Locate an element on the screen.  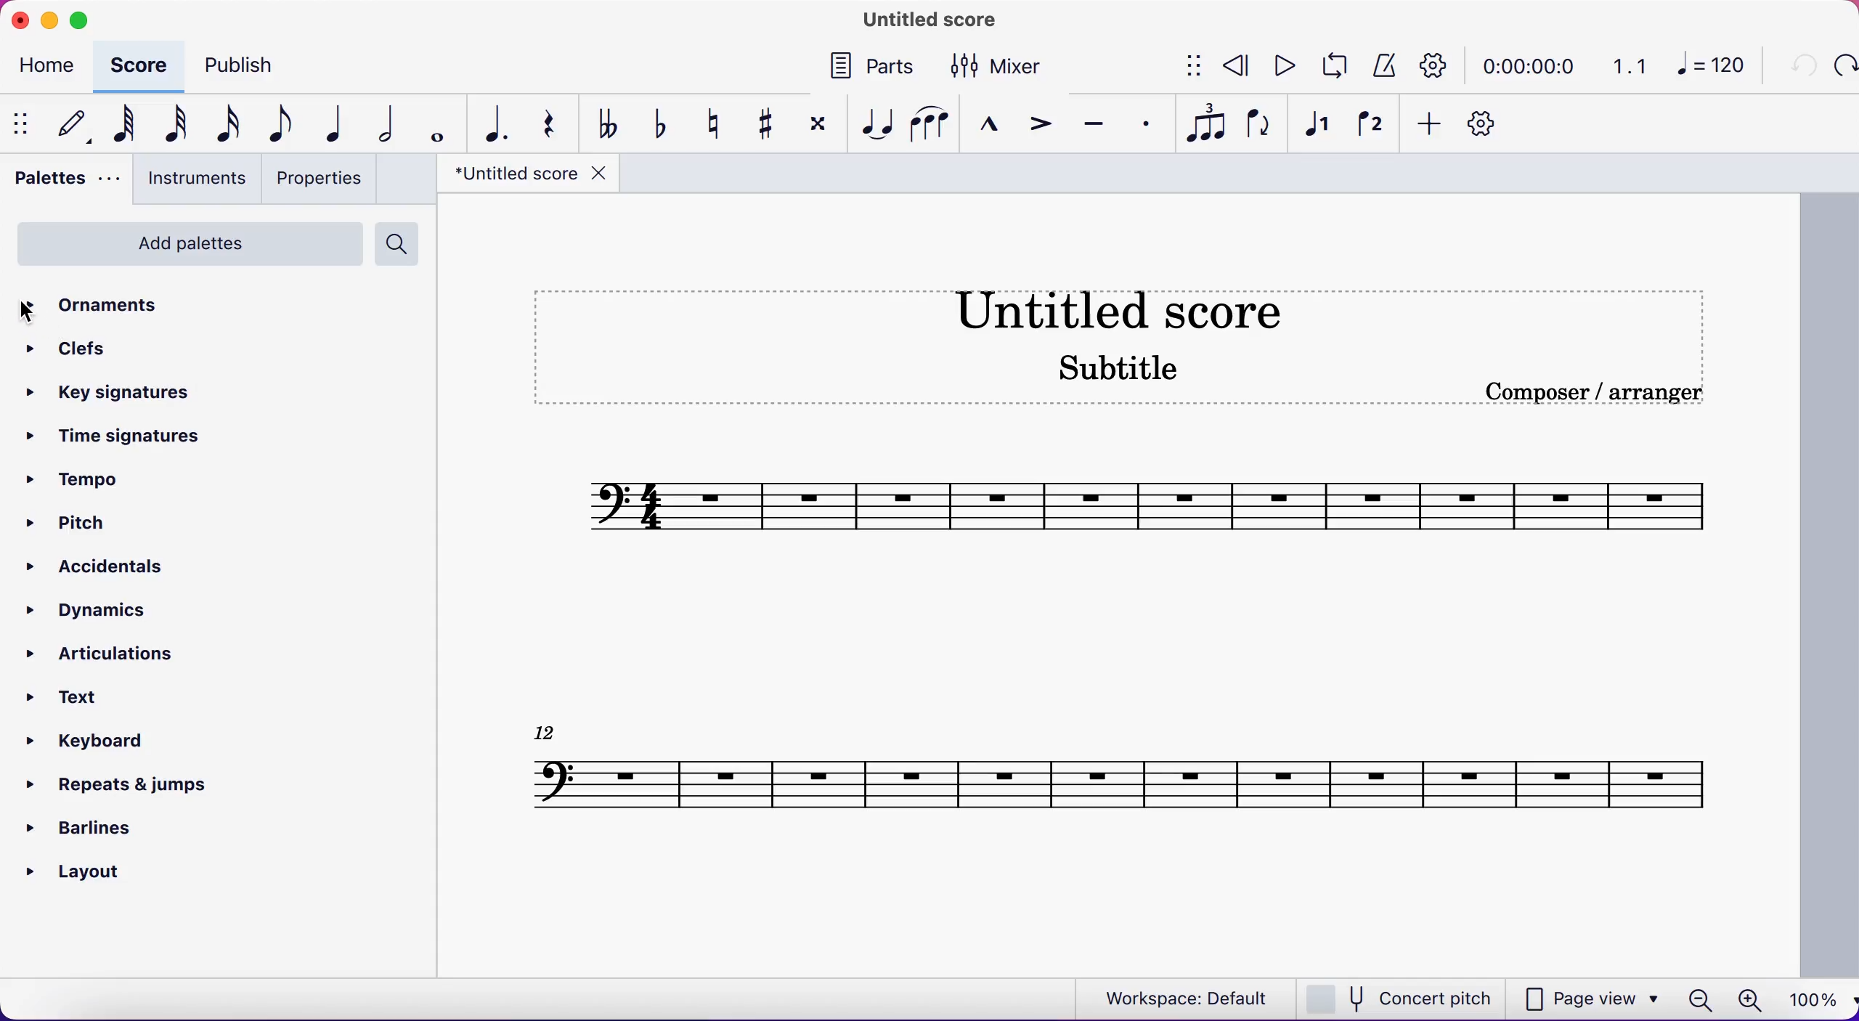
playback settings is located at coordinates (1439, 65).